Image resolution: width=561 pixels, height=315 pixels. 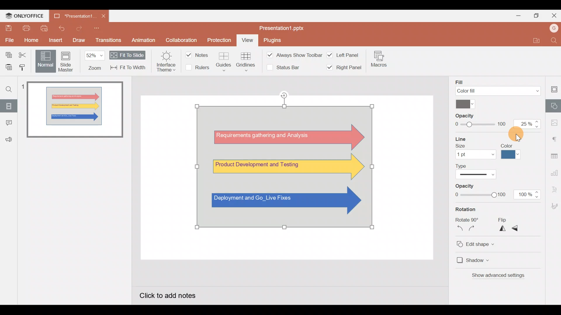 What do you see at coordinates (534, 41) in the screenshot?
I see `Open file location` at bounding box center [534, 41].